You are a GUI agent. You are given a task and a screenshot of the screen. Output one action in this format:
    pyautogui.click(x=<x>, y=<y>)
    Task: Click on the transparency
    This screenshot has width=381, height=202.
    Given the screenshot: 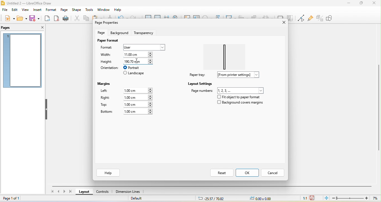 What is the action you would take?
    pyautogui.click(x=145, y=32)
    